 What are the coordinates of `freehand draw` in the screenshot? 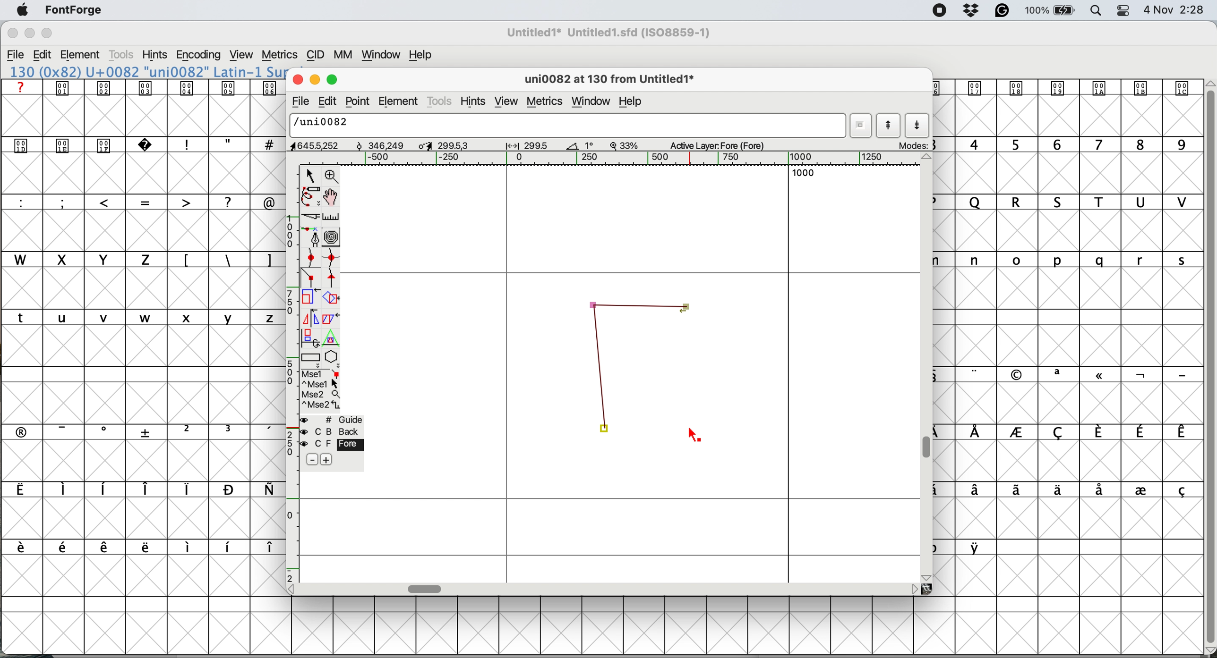 It's located at (312, 197).